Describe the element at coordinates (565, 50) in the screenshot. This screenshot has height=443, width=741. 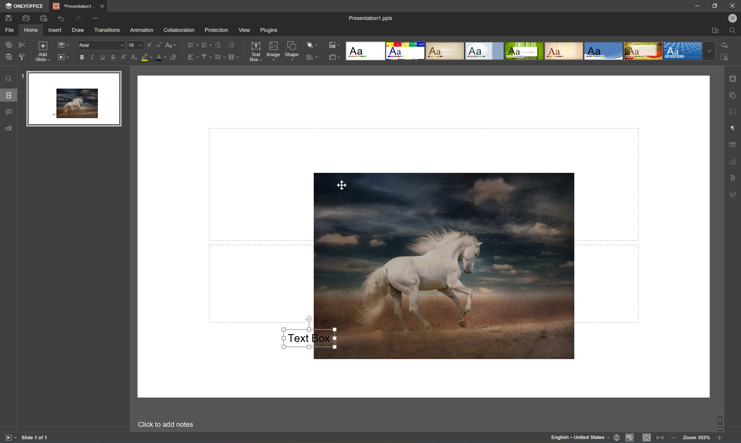
I see `Lines` at that location.